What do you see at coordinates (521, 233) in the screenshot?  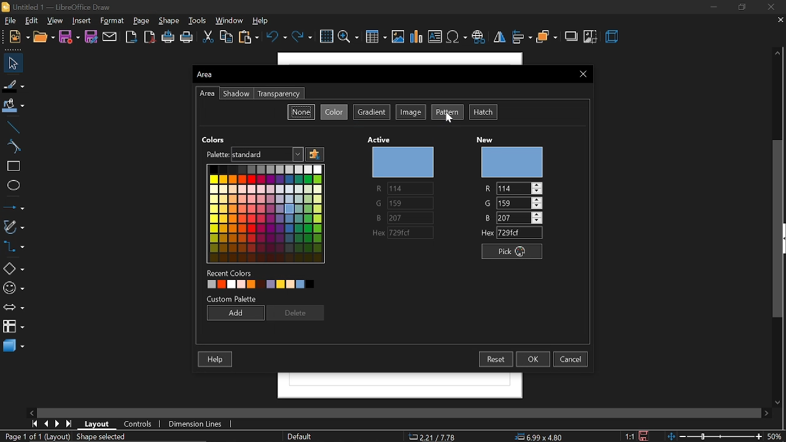 I see `729fcf` at bounding box center [521, 233].